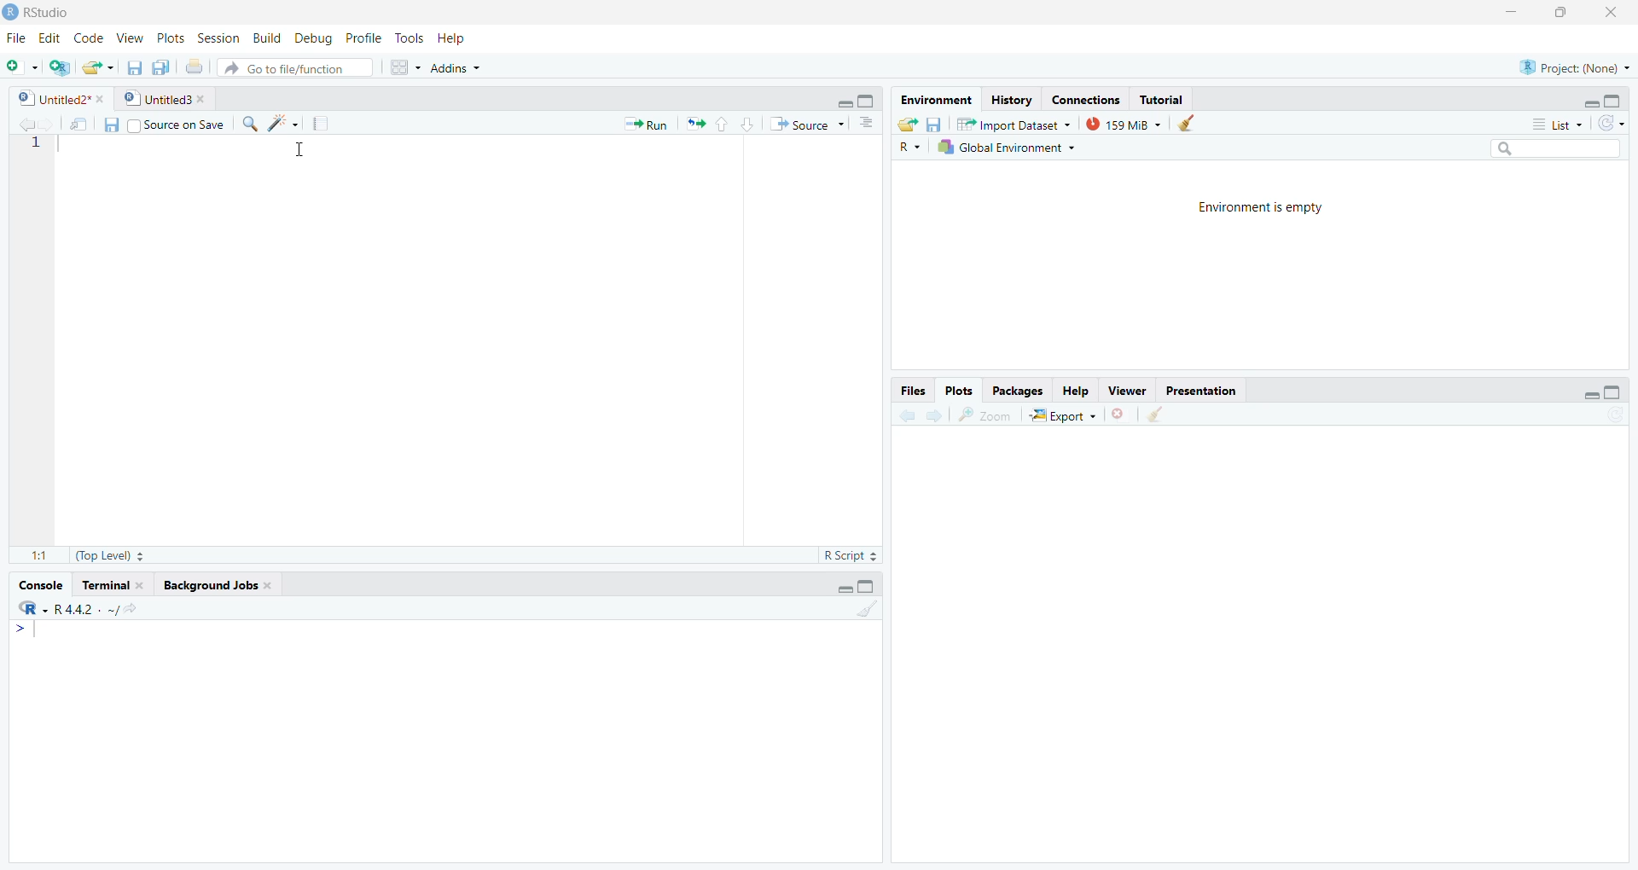  I want to click on Zoom, so click(985, 415).